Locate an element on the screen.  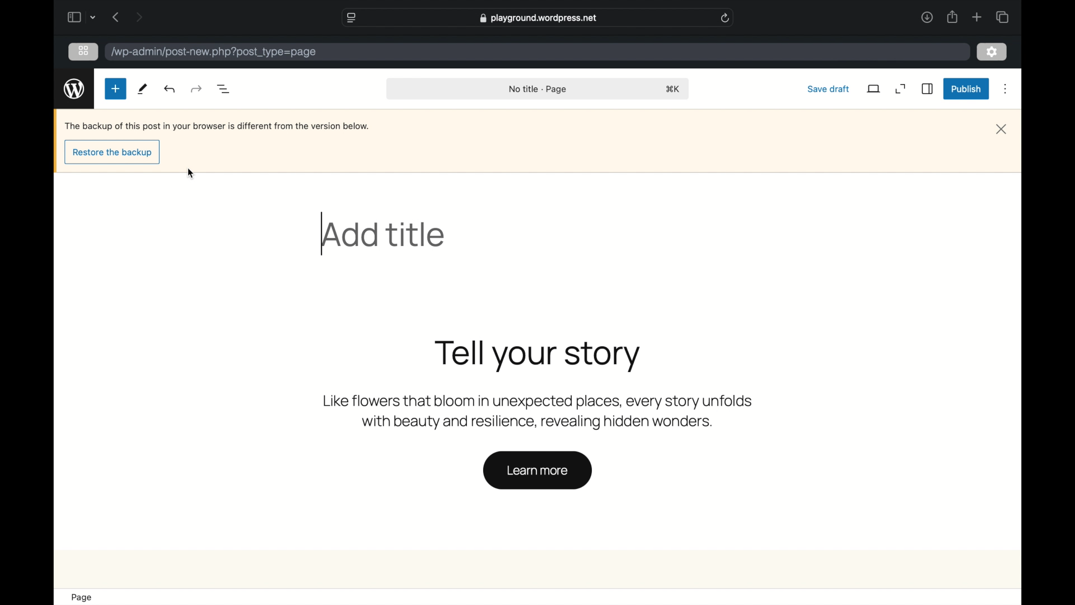
new is located at coordinates (115, 89).